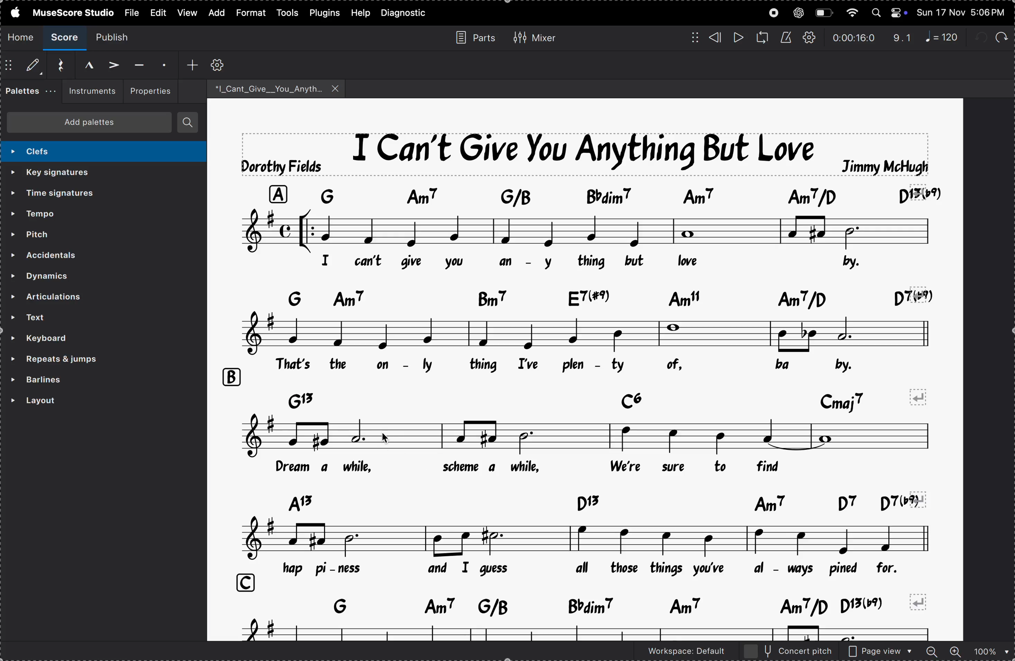  Describe the element at coordinates (230, 377) in the screenshot. I see `row` at that location.